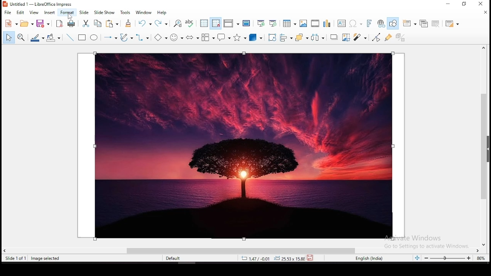 The width and height of the screenshot is (491, 276). What do you see at coordinates (7, 13) in the screenshot?
I see `file` at bounding box center [7, 13].